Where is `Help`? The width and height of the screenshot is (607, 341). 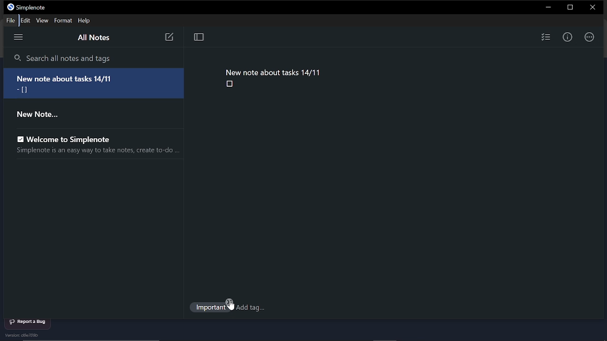 Help is located at coordinates (85, 21).